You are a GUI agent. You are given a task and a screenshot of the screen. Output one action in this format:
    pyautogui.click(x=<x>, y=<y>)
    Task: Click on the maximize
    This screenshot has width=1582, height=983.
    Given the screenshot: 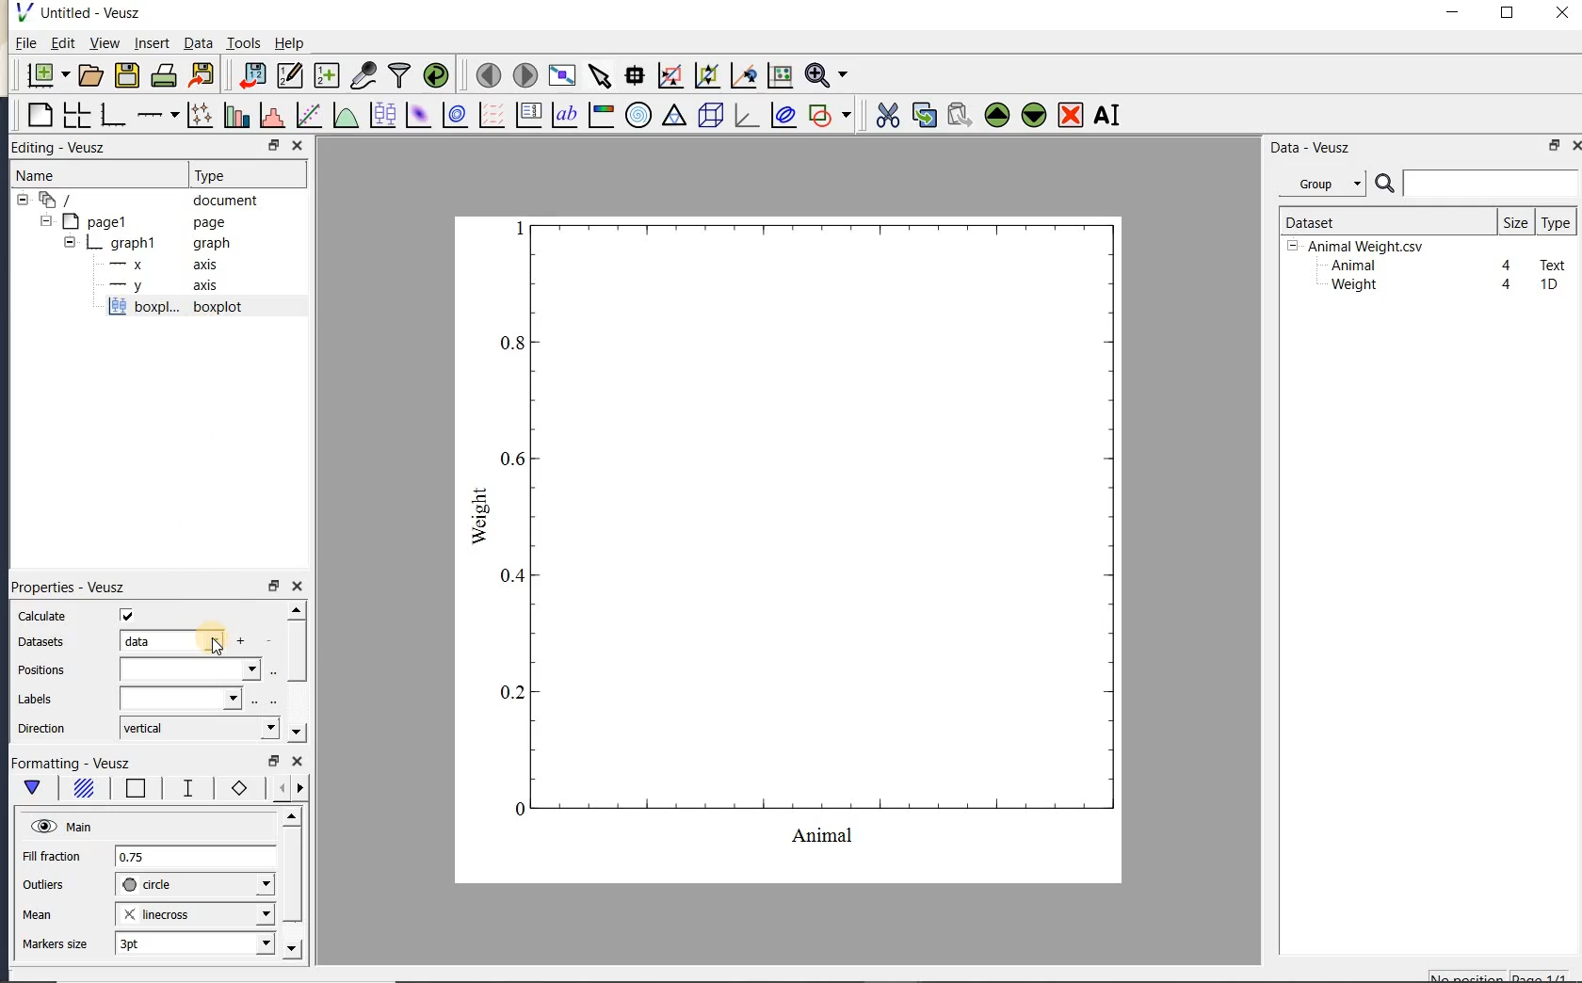 What is the action you would take?
    pyautogui.click(x=1508, y=13)
    